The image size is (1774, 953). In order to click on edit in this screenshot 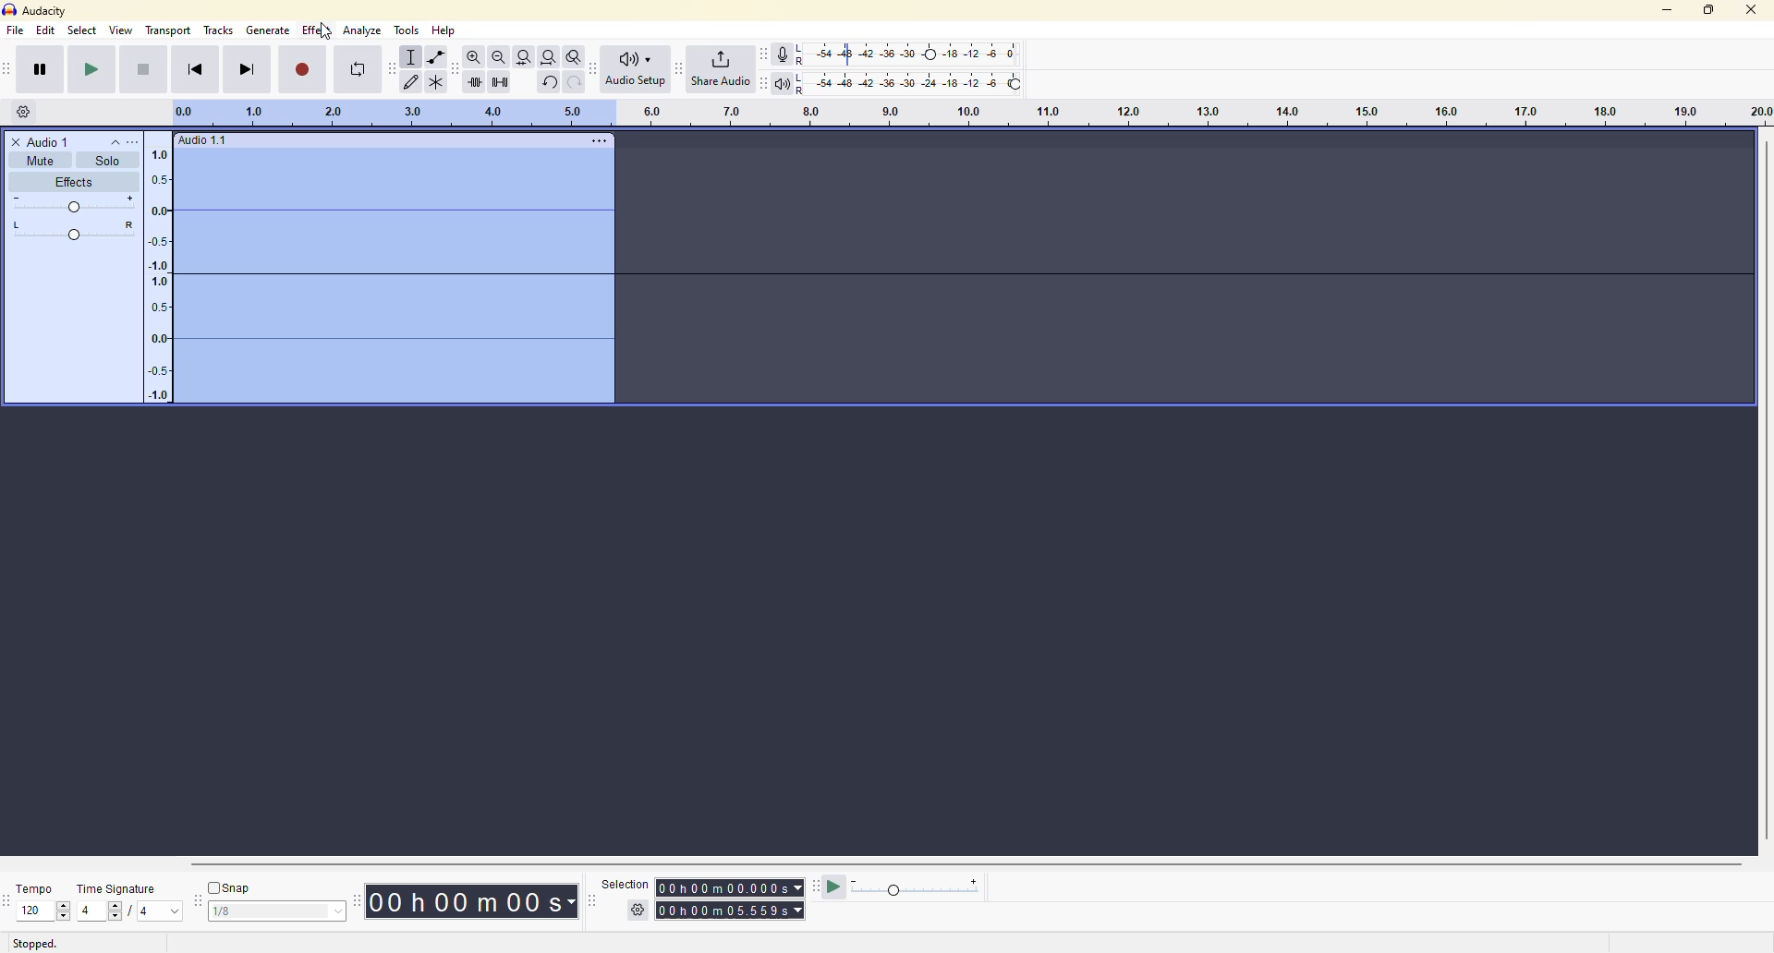, I will do `click(45, 30)`.